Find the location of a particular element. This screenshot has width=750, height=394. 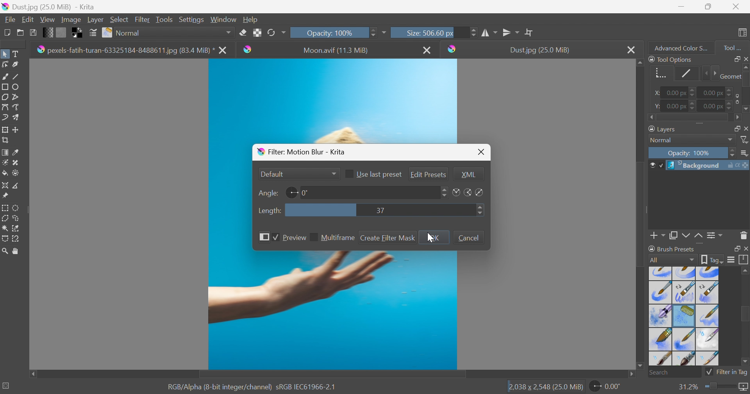

Slider is located at coordinates (730, 90).